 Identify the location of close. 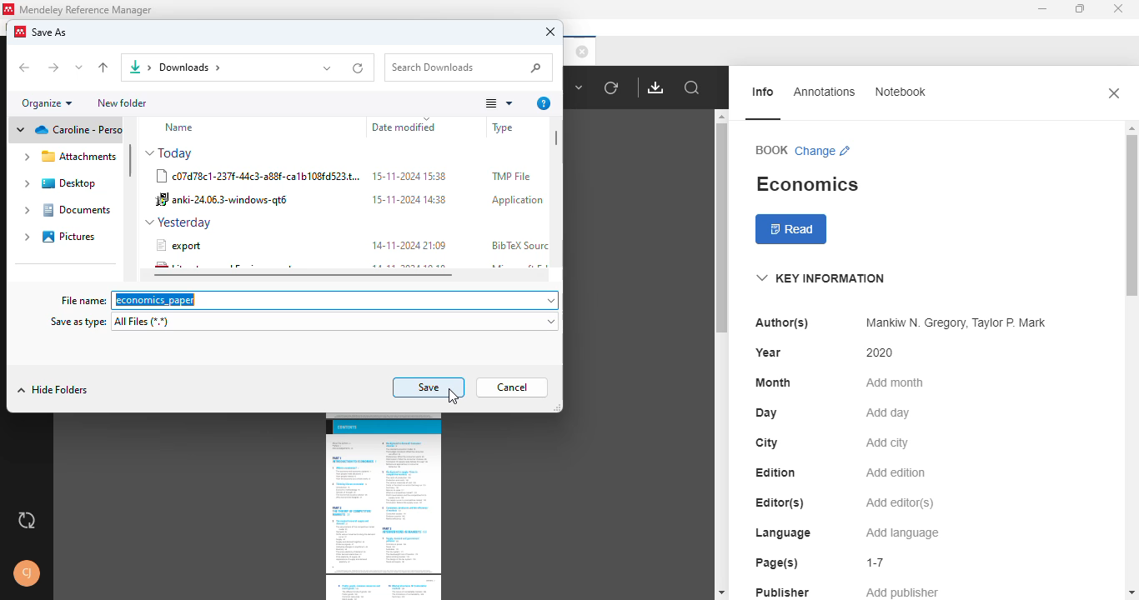
(1119, 9).